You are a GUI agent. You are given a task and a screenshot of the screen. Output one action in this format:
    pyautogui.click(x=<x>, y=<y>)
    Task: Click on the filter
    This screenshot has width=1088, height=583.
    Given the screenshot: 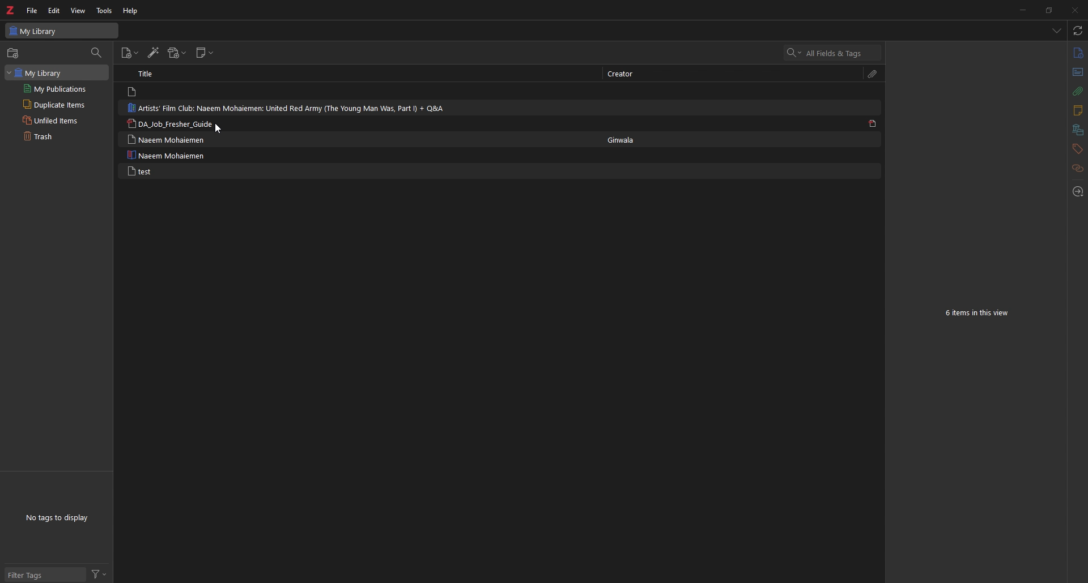 What is the action you would take?
    pyautogui.click(x=101, y=575)
    